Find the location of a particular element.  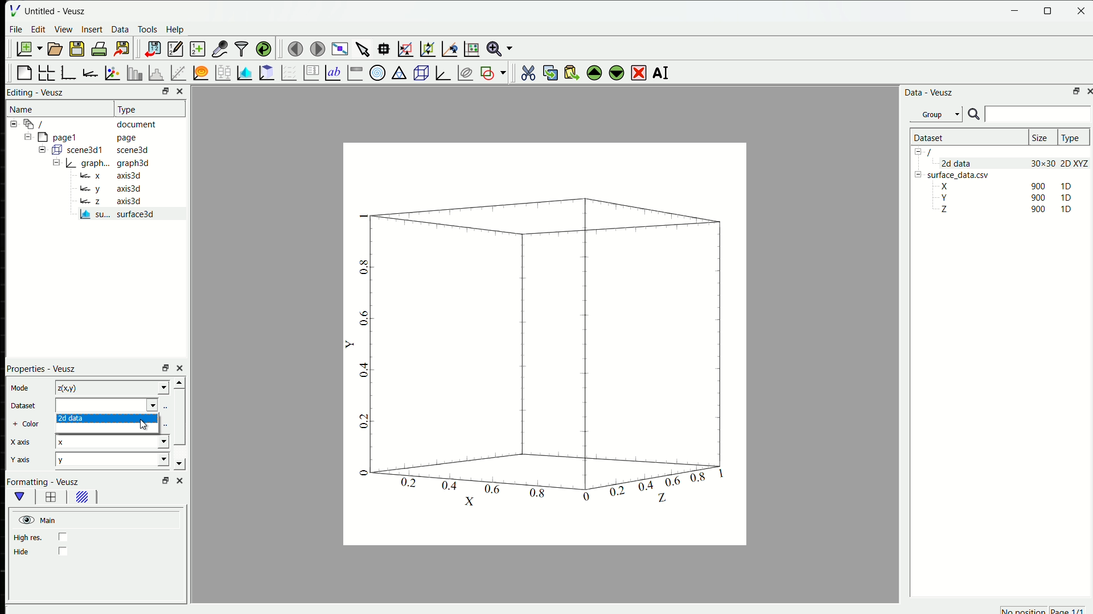

Collapse /expand is located at coordinates (920, 176).